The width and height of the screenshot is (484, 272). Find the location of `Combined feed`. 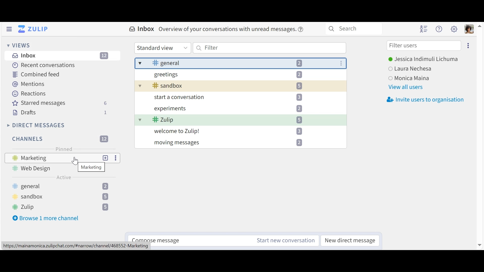

Combined feed is located at coordinates (35, 74).